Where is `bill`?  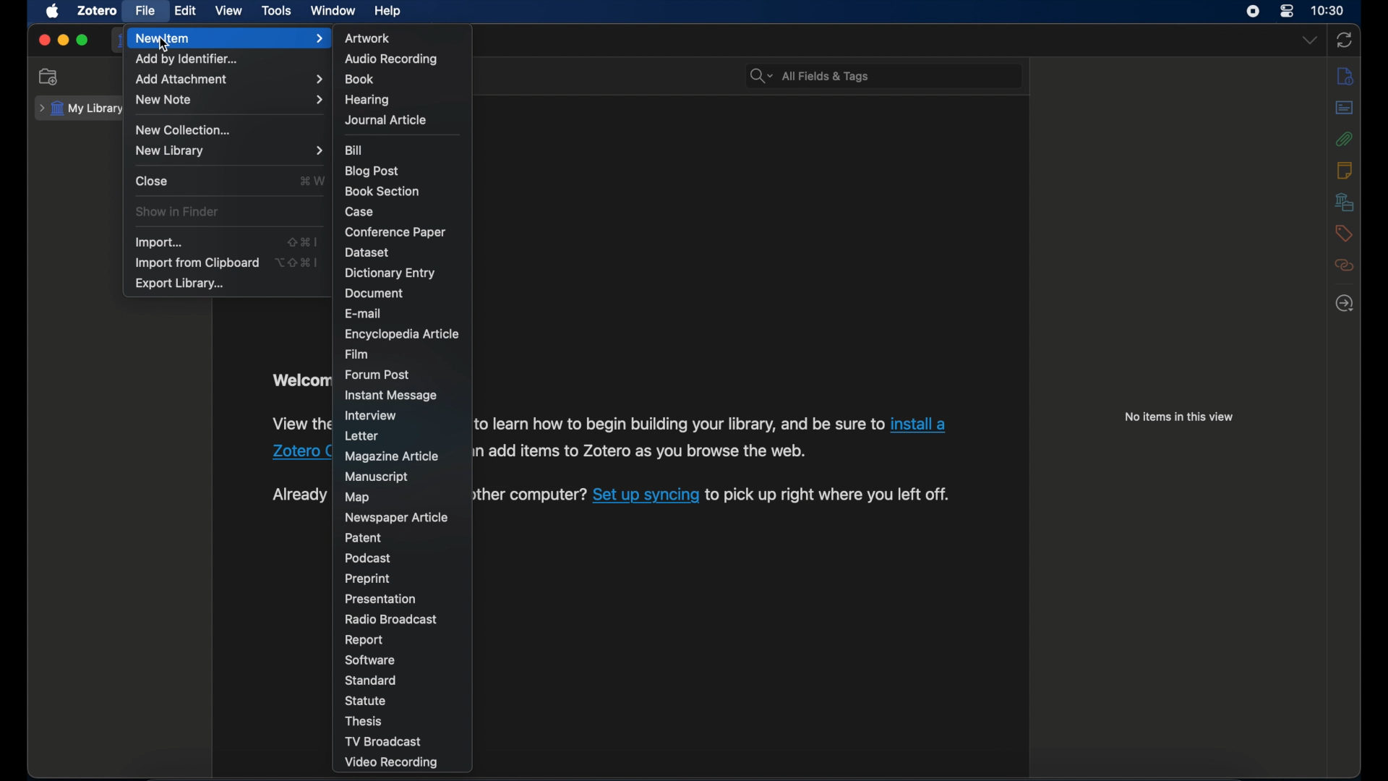
bill is located at coordinates (354, 150).